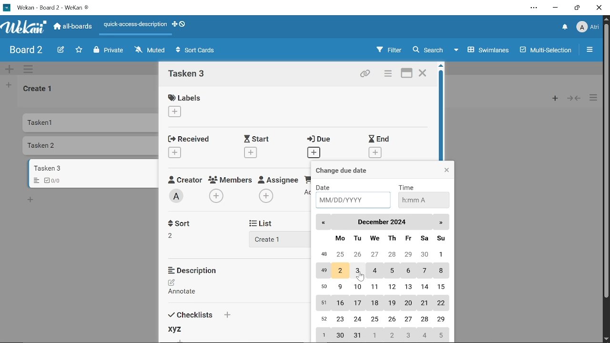 Image resolution: width=610 pixels, height=343 pixels. I want to click on show desktop drag handles, so click(173, 25).